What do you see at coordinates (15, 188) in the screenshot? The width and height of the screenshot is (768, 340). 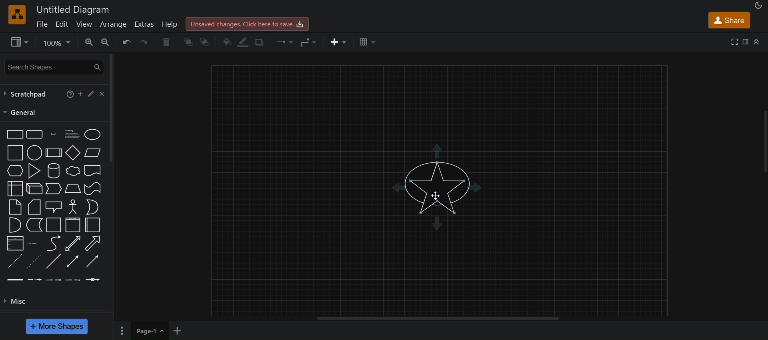 I see `internal storage` at bounding box center [15, 188].